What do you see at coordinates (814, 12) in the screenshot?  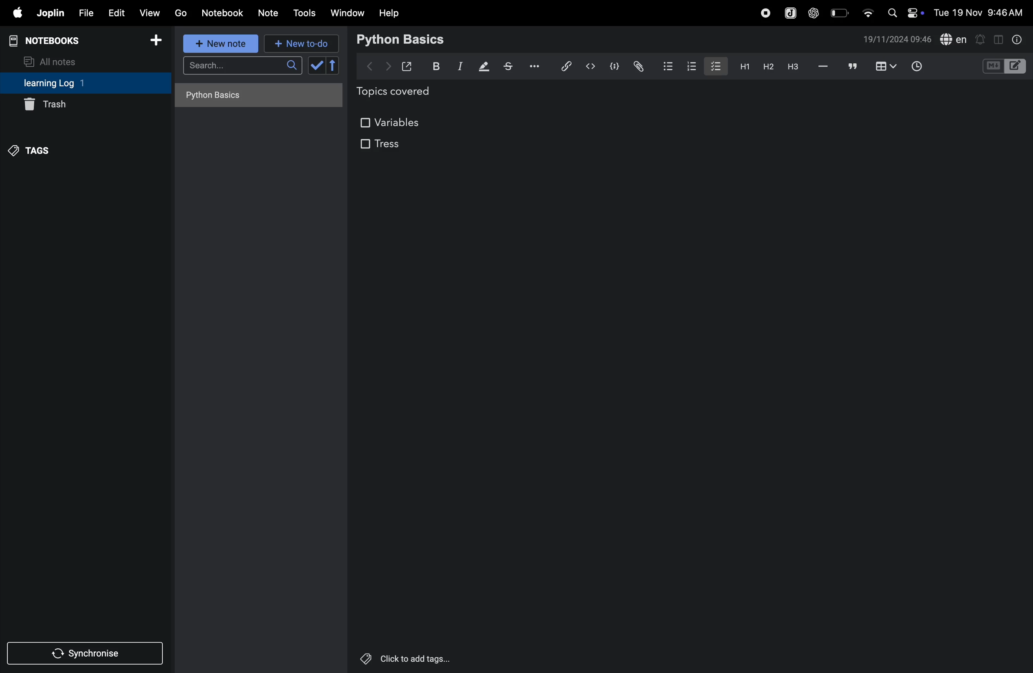 I see `chatgpt` at bounding box center [814, 12].